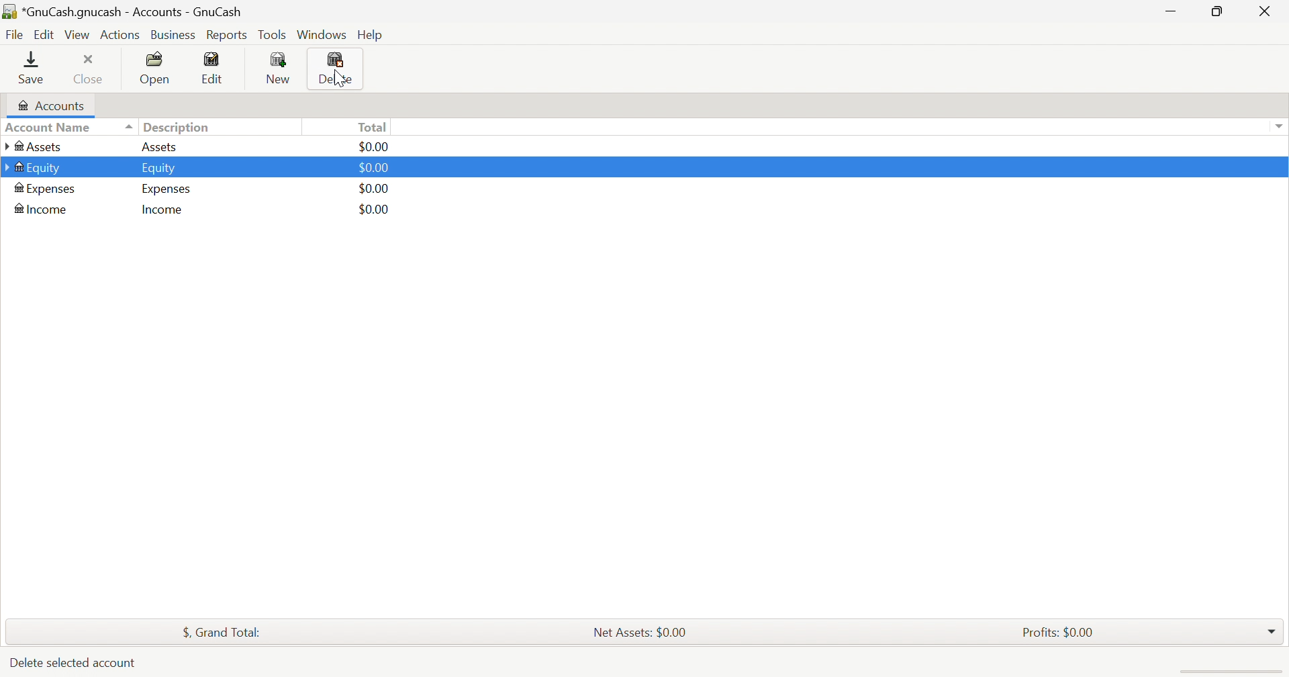 This screenshot has height=677, width=1289. I want to click on Restore Down, so click(1214, 10).